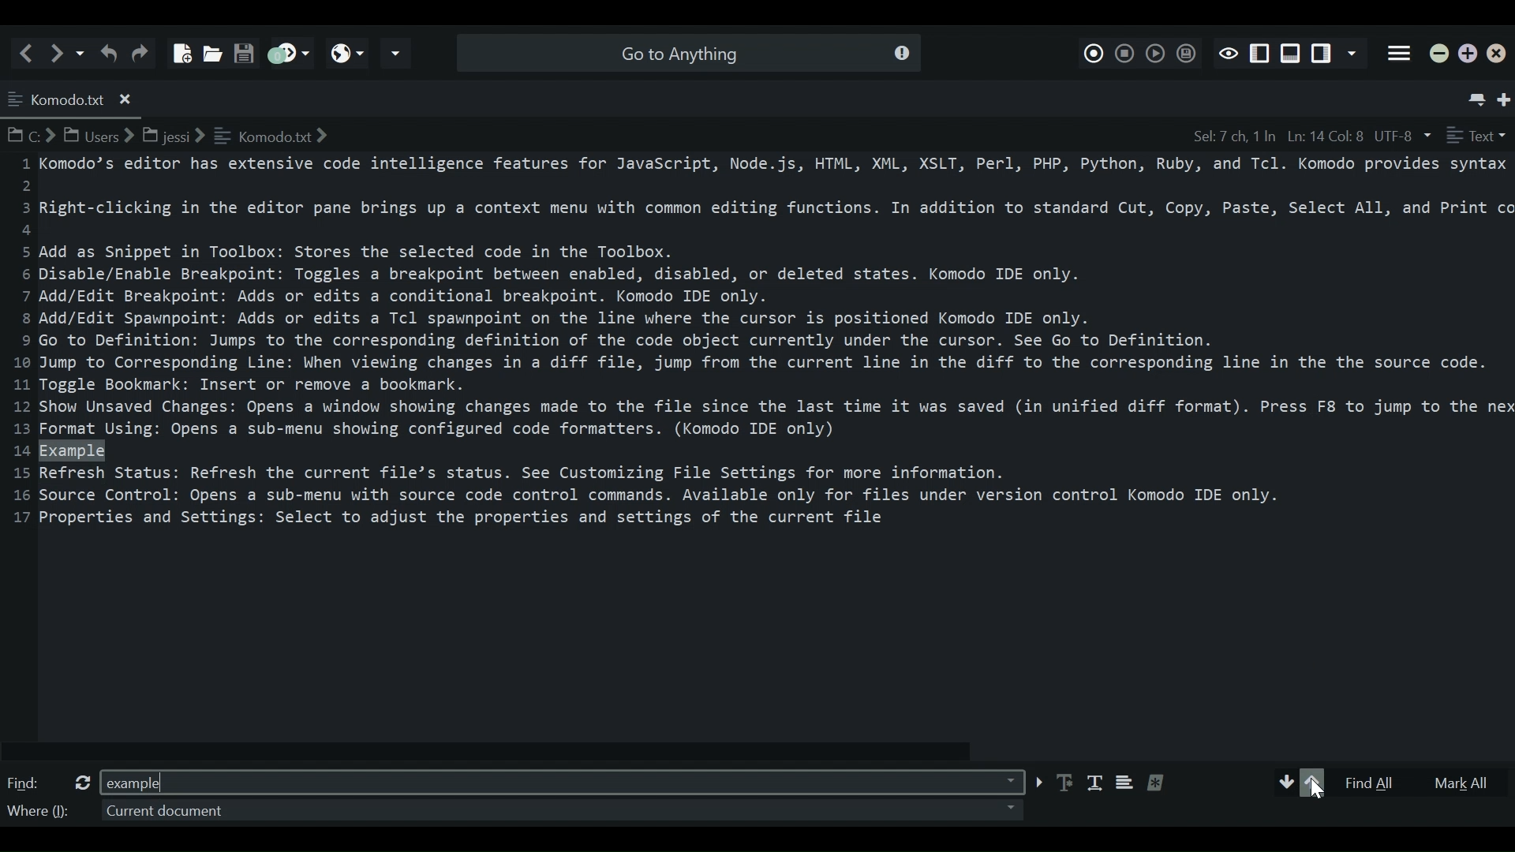  I want to click on Text Entry Pane , so click(755, 443).